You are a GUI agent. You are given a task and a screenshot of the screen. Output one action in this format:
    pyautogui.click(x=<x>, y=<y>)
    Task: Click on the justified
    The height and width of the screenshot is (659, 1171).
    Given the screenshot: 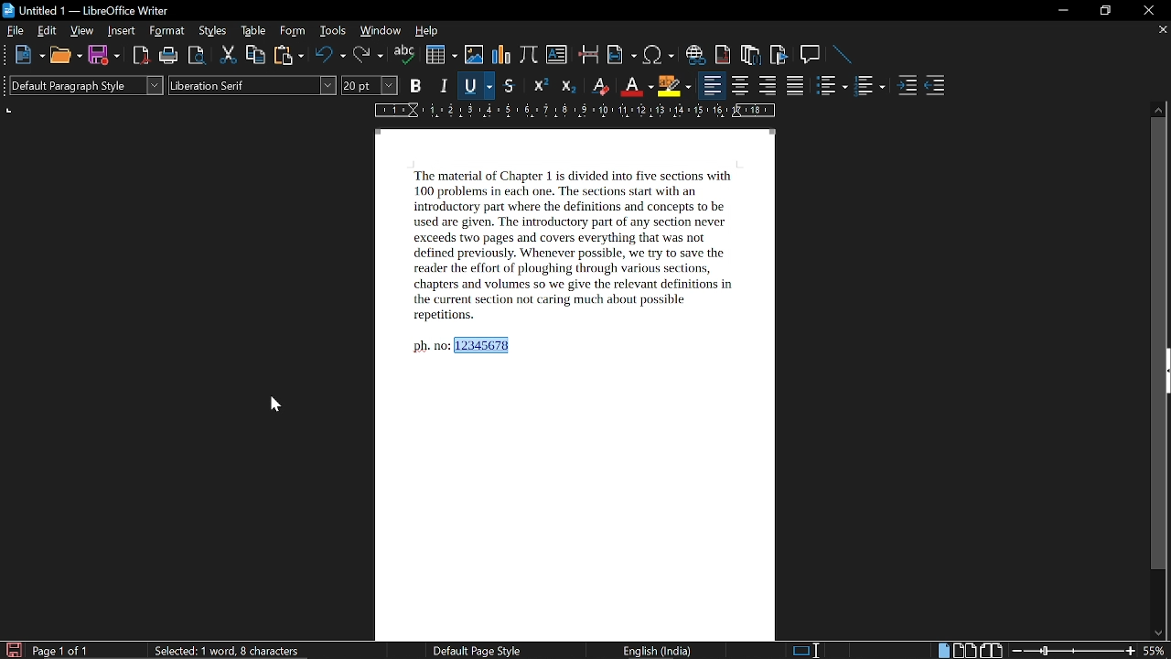 What is the action you would take?
    pyautogui.click(x=798, y=87)
    